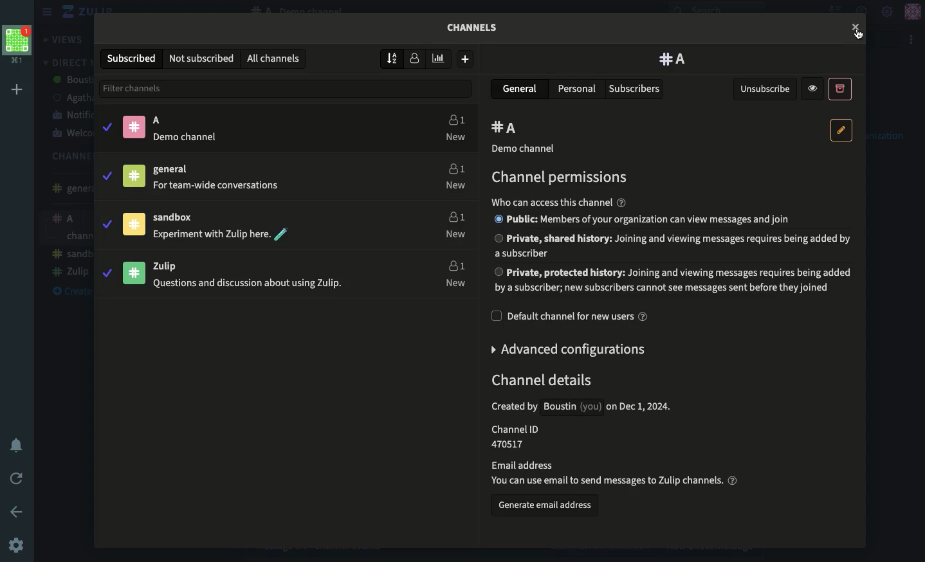  What do you see at coordinates (272, 59) in the screenshot?
I see `All channels` at bounding box center [272, 59].